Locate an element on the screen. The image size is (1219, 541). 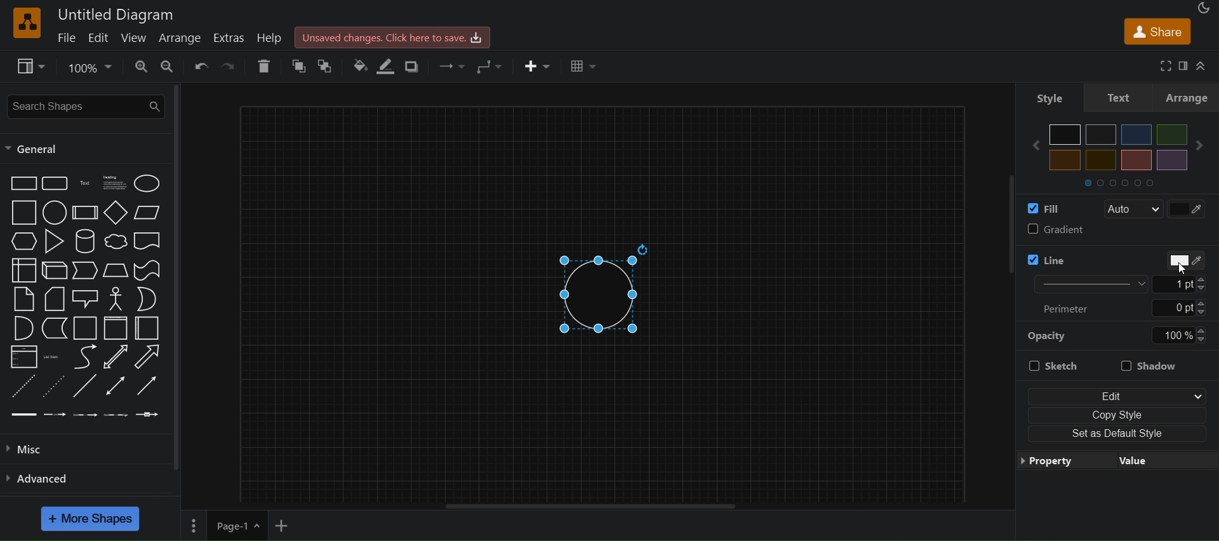
process is located at coordinates (85, 213).